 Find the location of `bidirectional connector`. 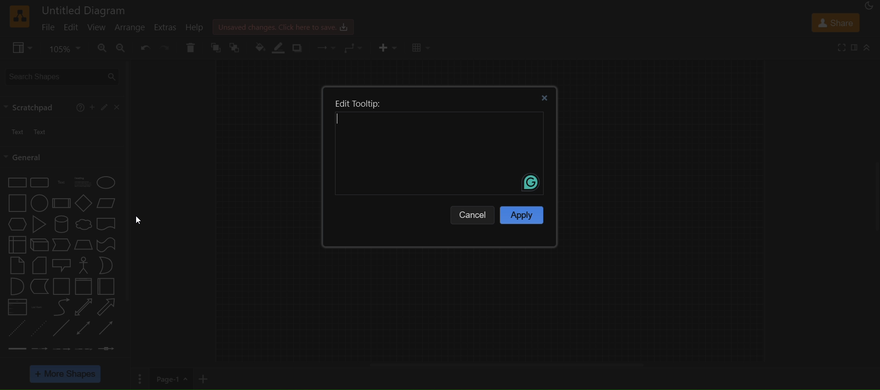

bidirectional connector is located at coordinates (84, 327).